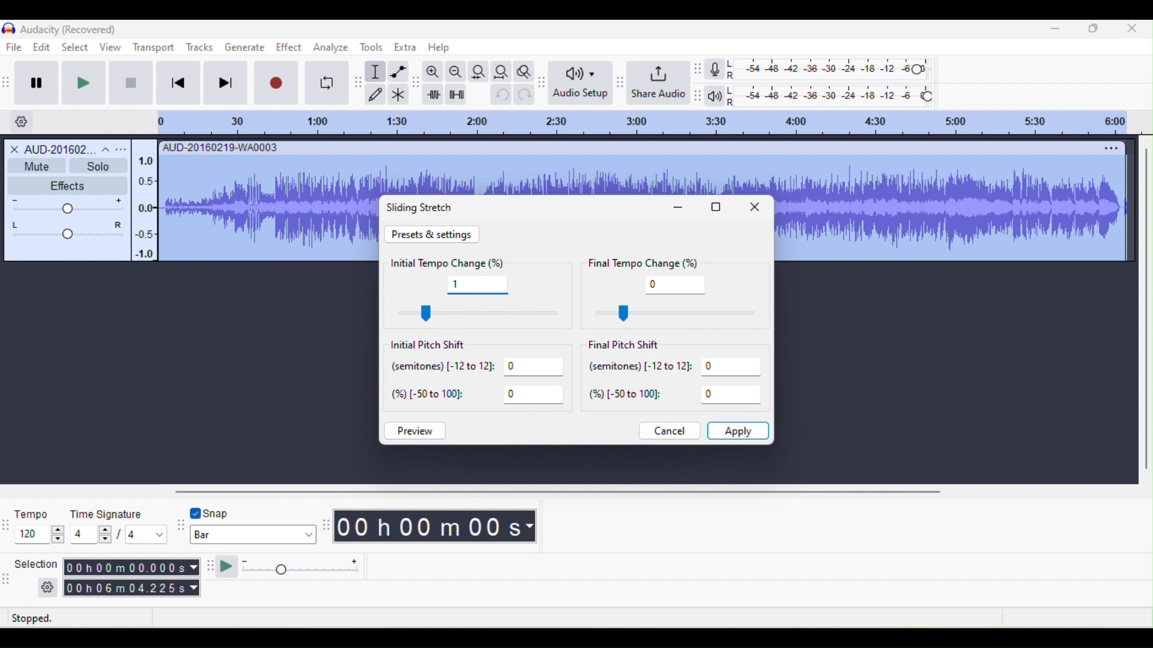 This screenshot has height=648, width=1153. I want to click on audacity recording meter toolbar, so click(698, 70).